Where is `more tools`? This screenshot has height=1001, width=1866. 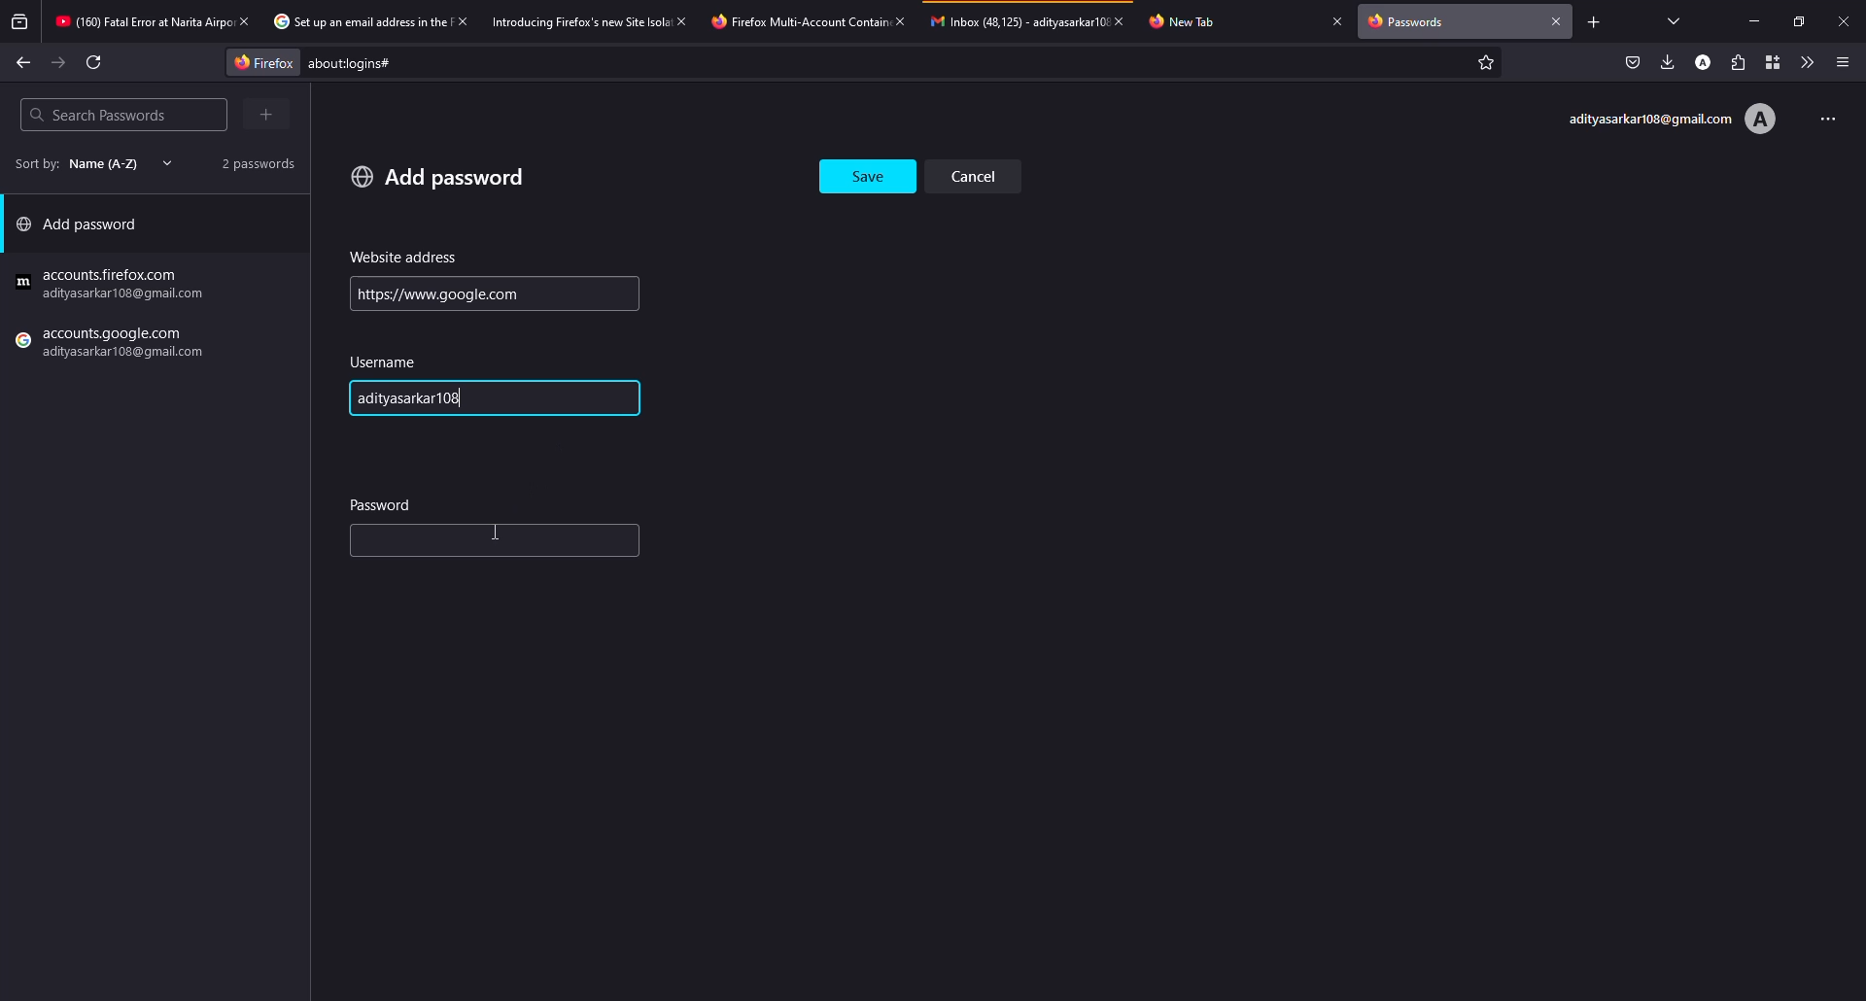
more tools is located at coordinates (1803, 62).